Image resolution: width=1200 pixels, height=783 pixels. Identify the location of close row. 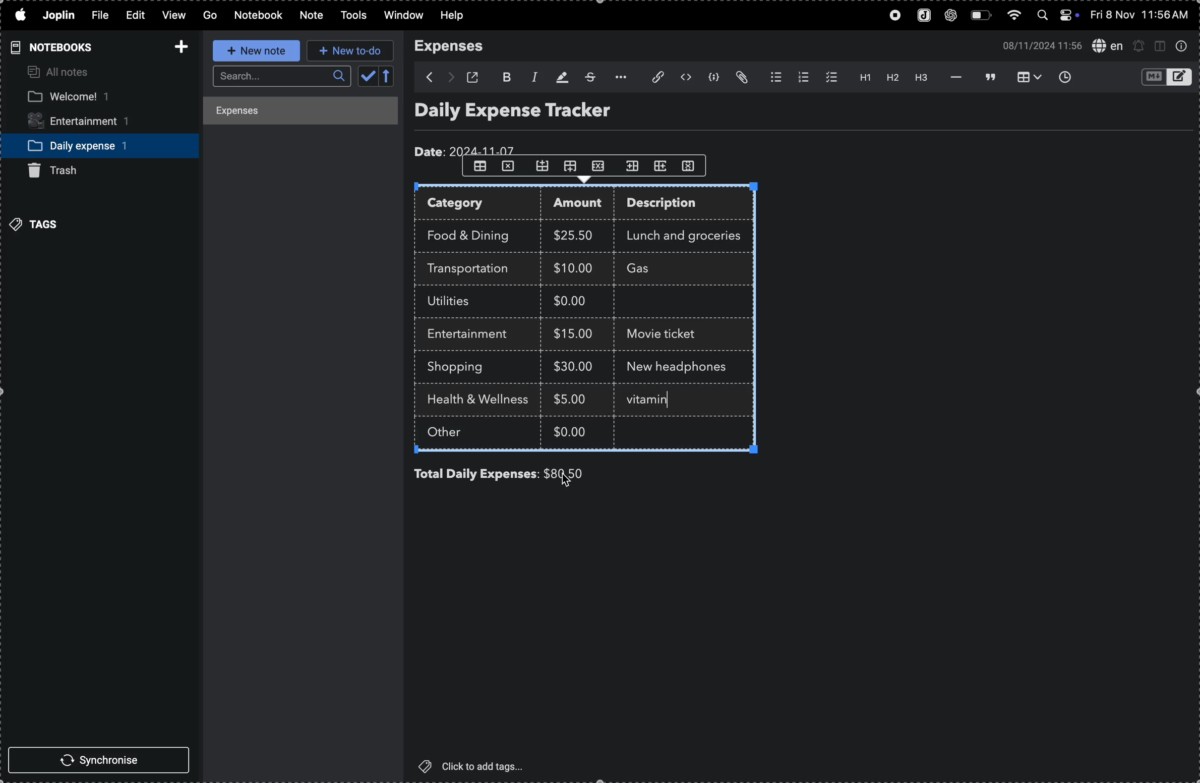
(509, 169).